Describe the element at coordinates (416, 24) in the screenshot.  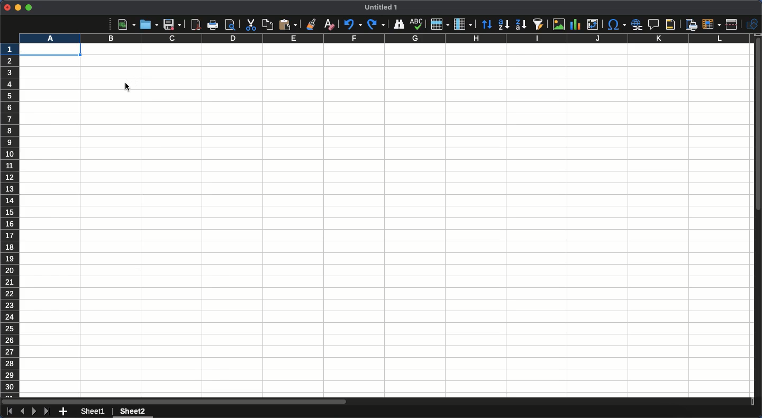
I see `Spelling` at that location.